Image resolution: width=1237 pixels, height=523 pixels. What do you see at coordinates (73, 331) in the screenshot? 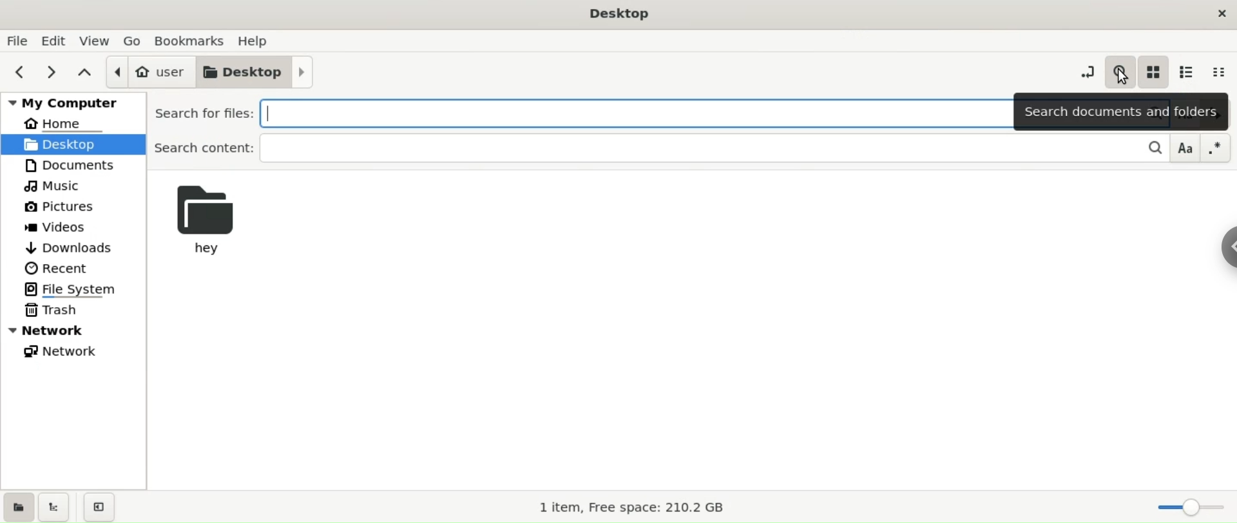
I see `network` at bounding box center [73, 331].